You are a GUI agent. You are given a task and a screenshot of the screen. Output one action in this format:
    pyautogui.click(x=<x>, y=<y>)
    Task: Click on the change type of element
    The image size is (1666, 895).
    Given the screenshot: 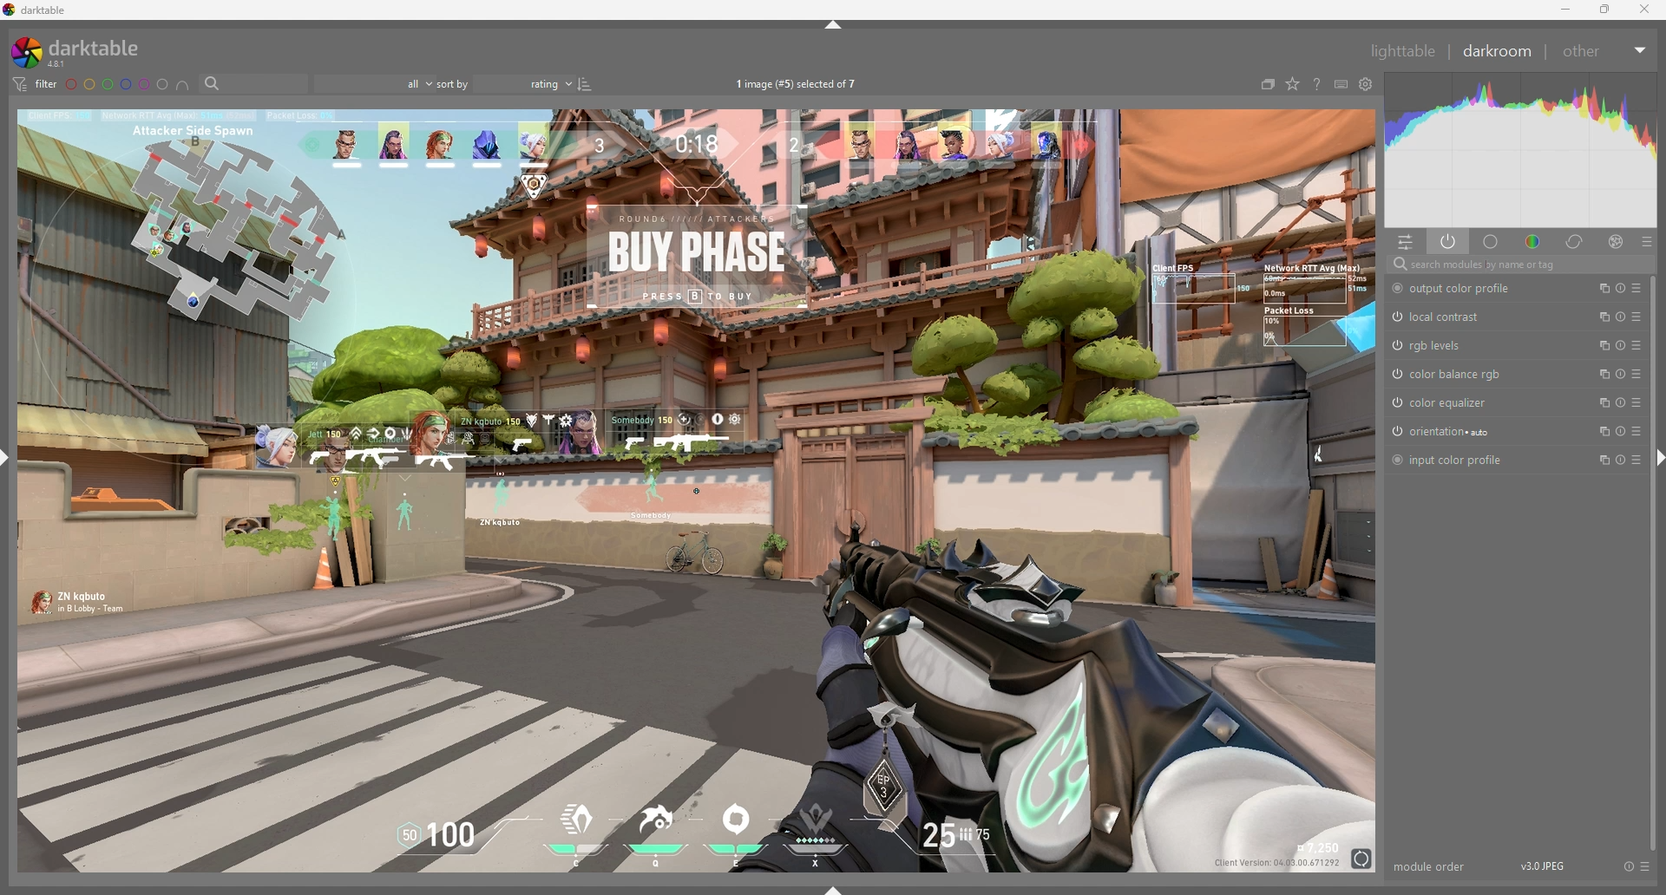 What is the action you would take?
    pyautogui.click(x=1293, y=84)
    